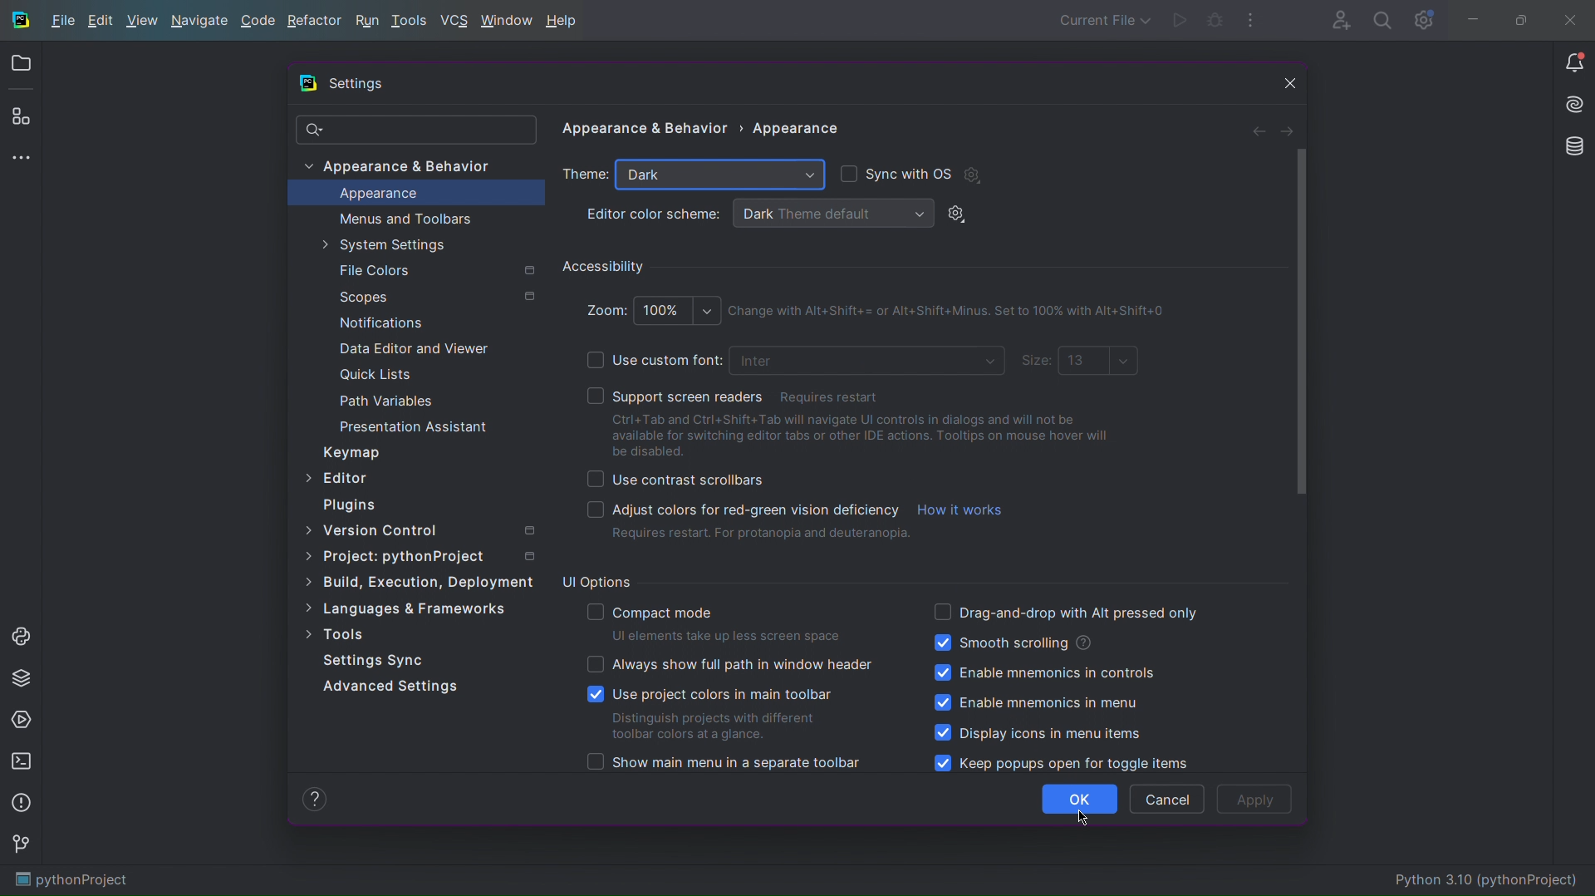 The width and height of the screenshot is (1595, 896). Describe the element at coordinates (405, 609) in the screenshot. I see `Language & Frameworks` at that location.